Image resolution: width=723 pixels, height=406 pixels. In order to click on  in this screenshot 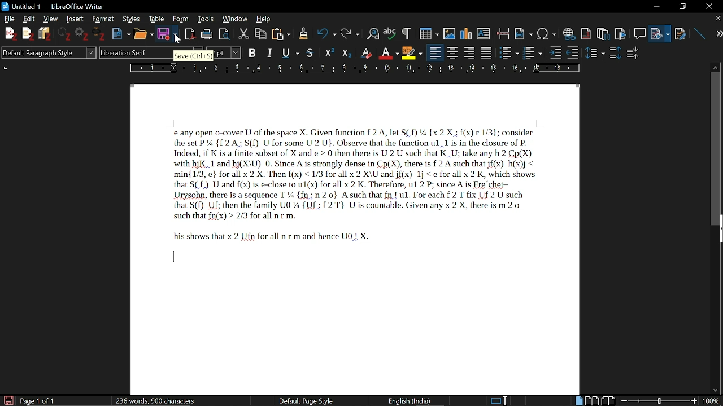, I will do `click(405, 33)`.